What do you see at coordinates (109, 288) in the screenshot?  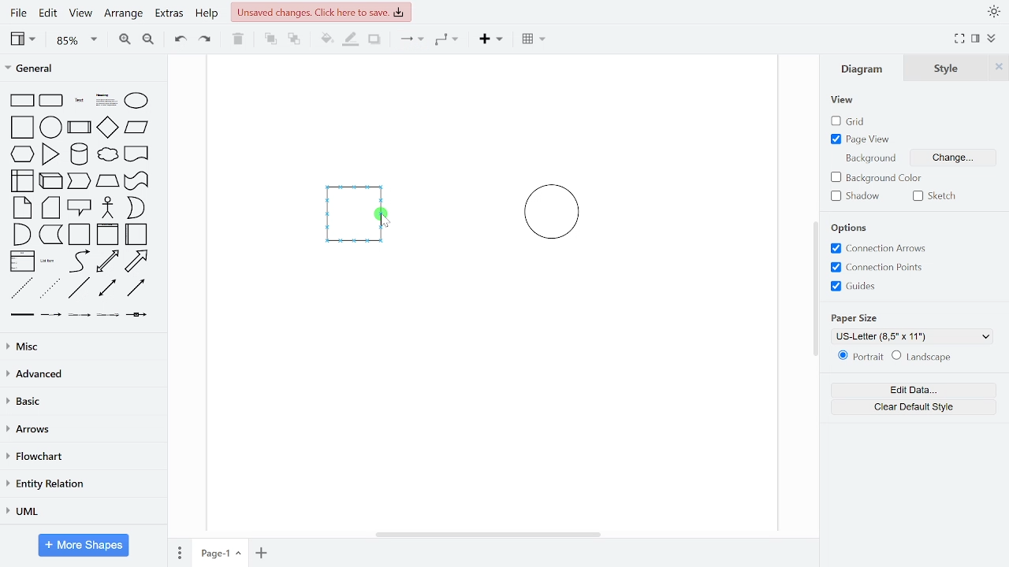 I see `bidirectional connector` at bounding box center [109, 288].